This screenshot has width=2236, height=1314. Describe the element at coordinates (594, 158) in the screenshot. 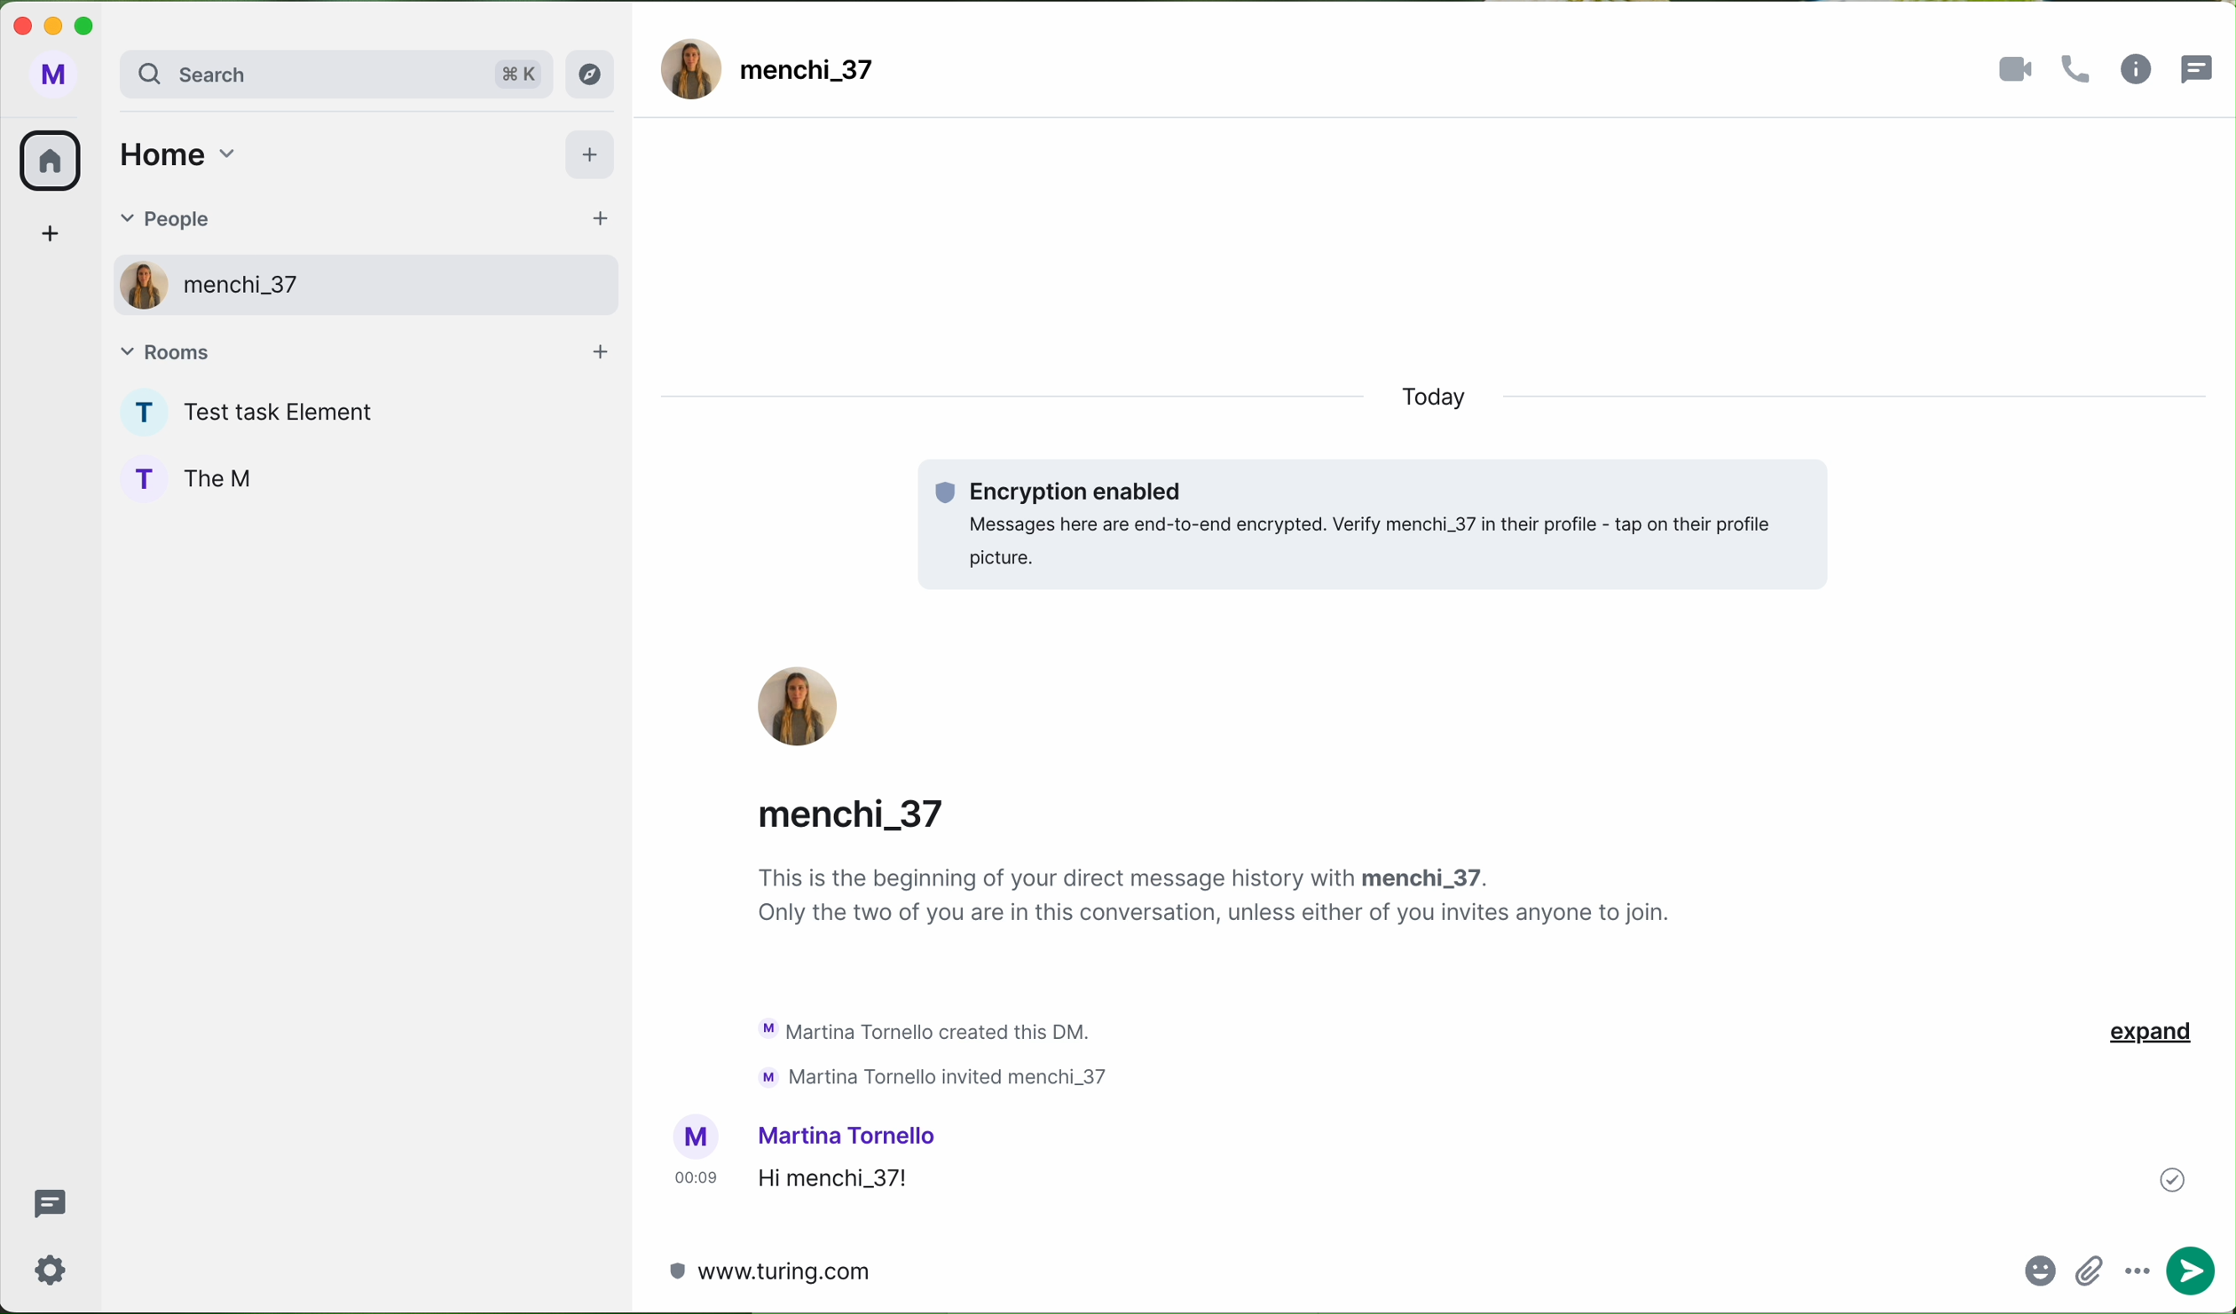

I see `add` at that location.